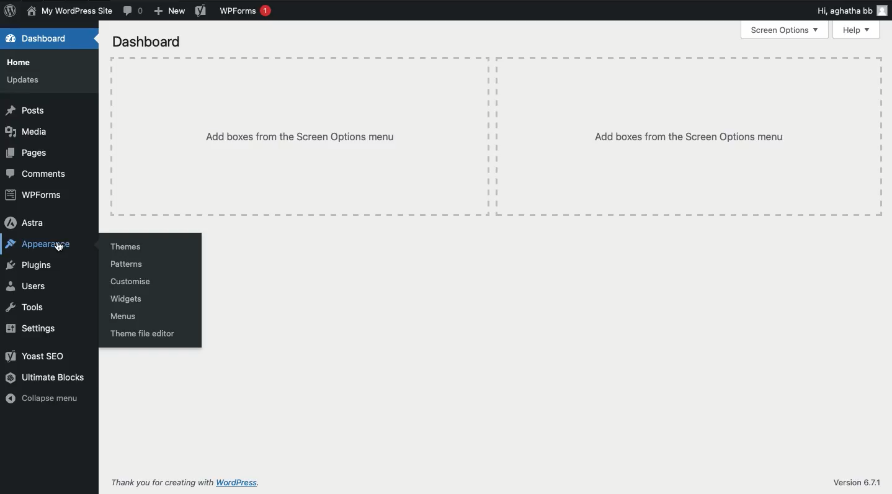  What do you see at coordinates (40, 174) in the screenshot?
I see `Comments` at bounding box center [40, 174].